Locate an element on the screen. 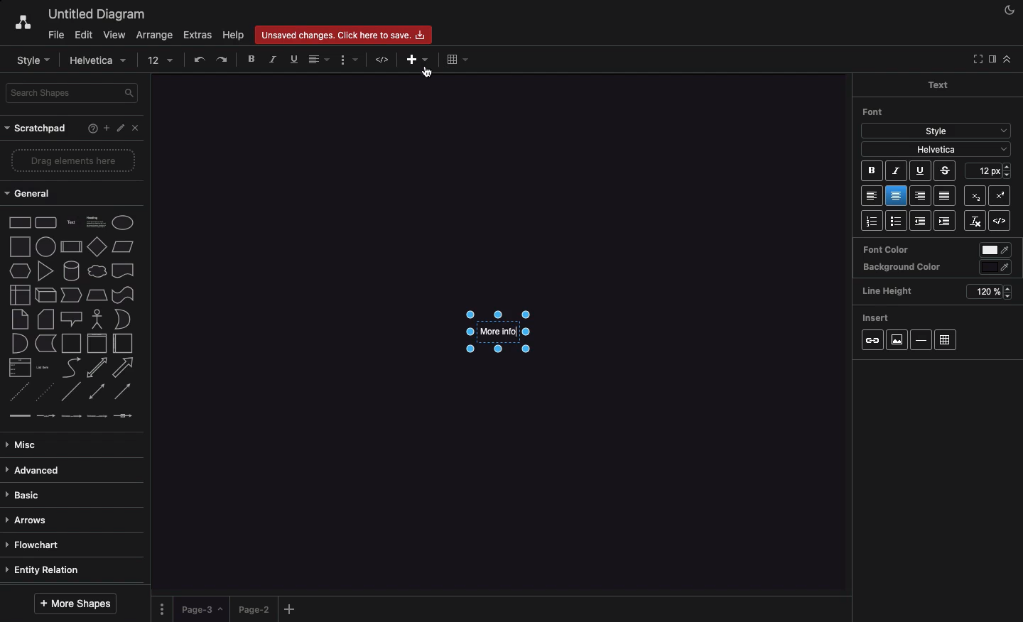  Underline is located at coordinates (919, 172).